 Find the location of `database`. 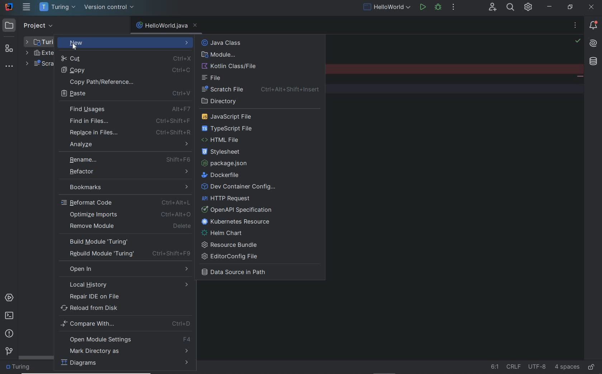

database is located at coordinates (594, 62).